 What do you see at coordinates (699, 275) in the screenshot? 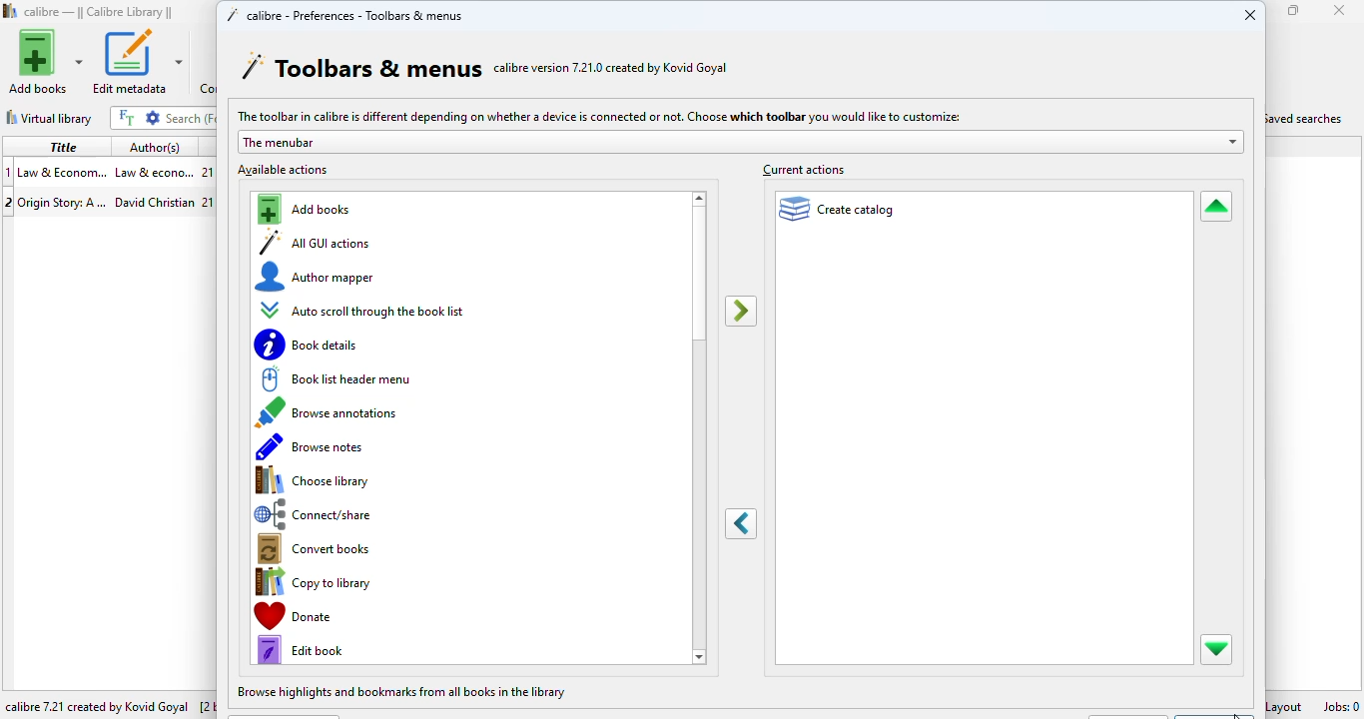
I see `vertical scroll bar` at bounding box center [699, 275].